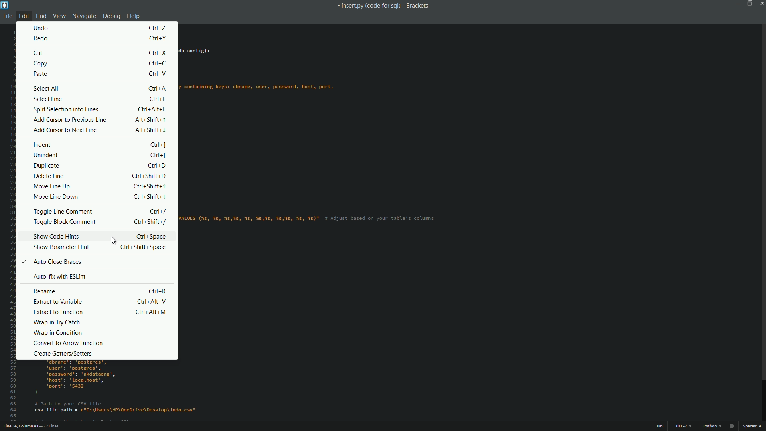 The image size is (766, 431). I want to click on indent, so click(43, 145).